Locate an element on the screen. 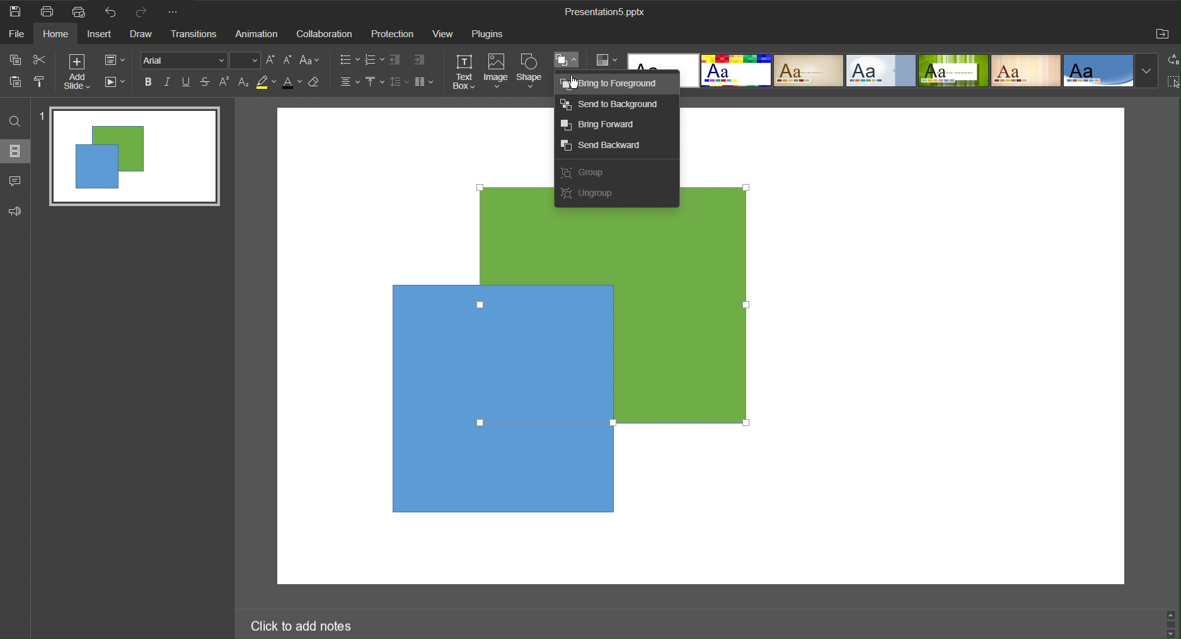 This screenshot has height=639, width=1181. Templates is located at coordinates (920, 70).